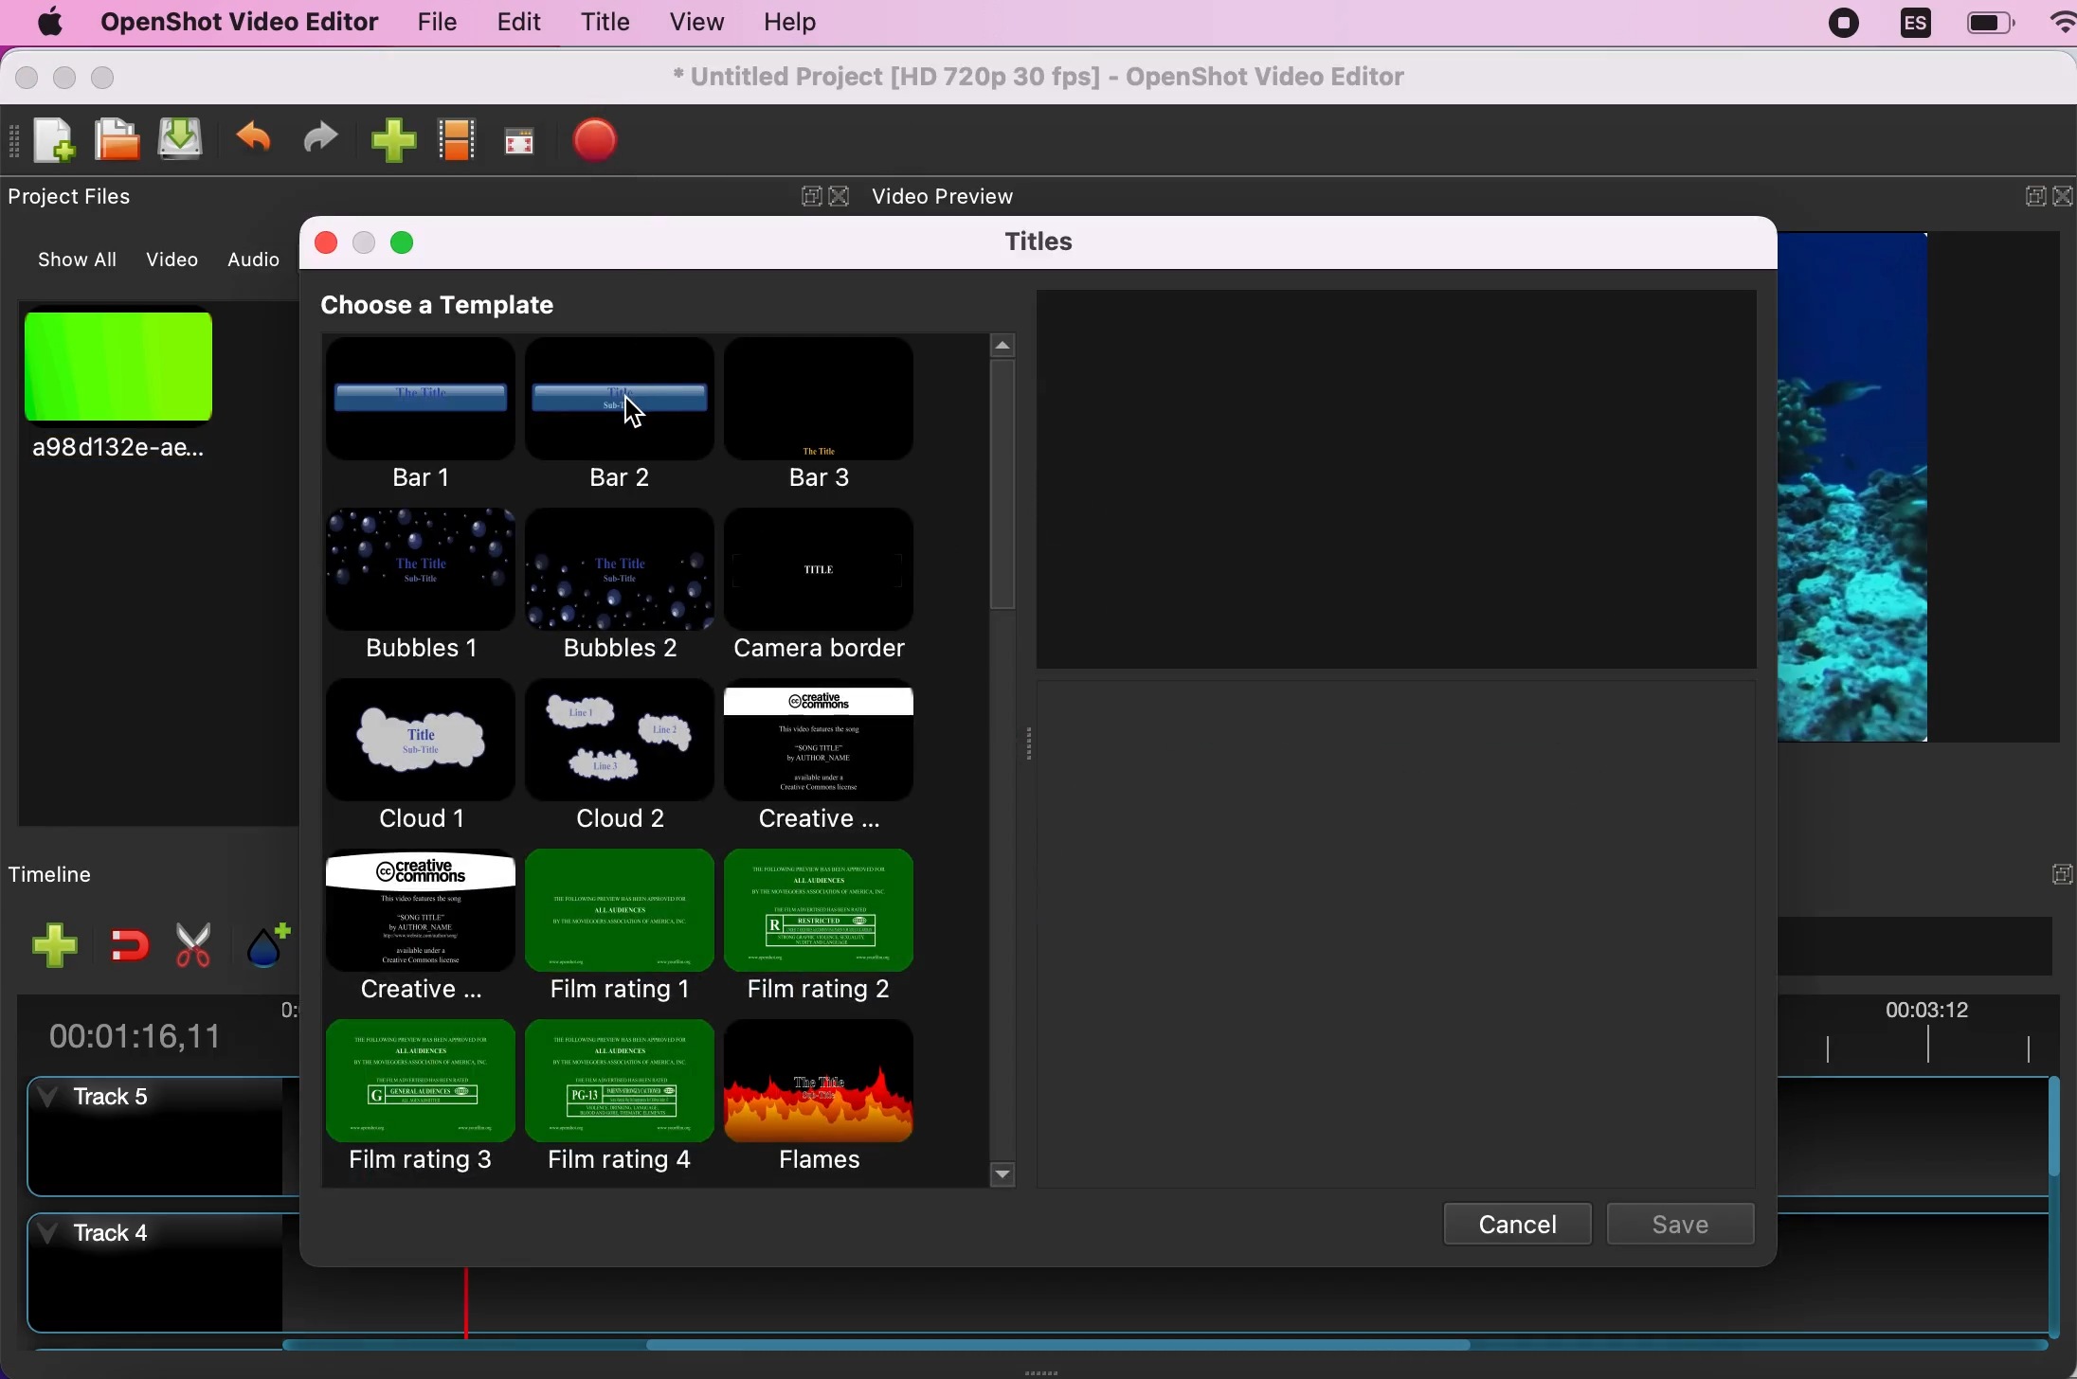 The image size is (2077, 1379). I want to click on titles, so click(1038, 241).